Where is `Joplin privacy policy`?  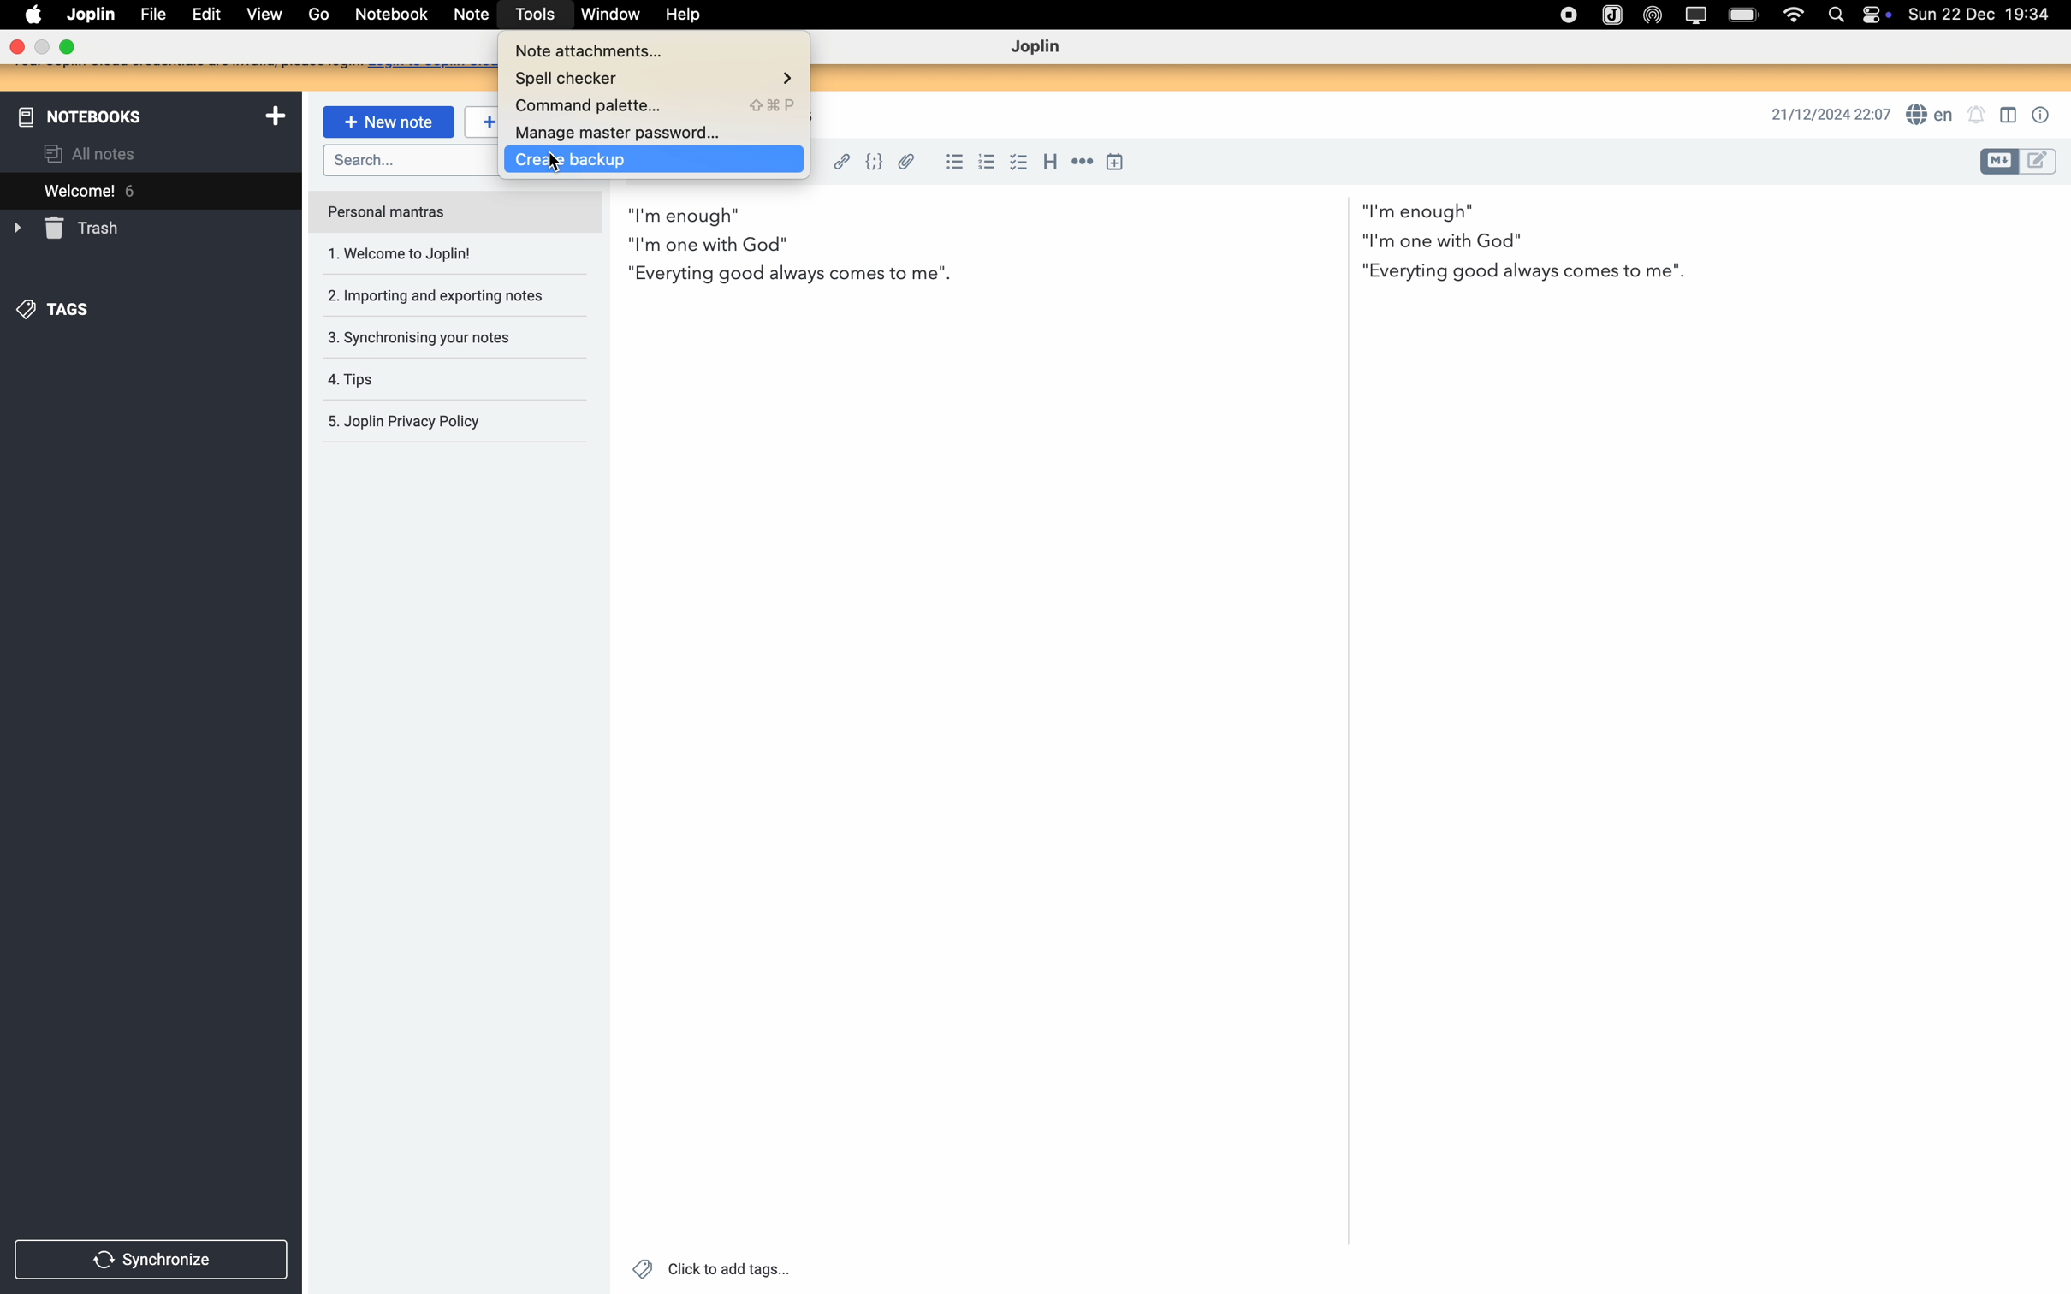
Joplin privacy policy is located at coordinates (406, 422).